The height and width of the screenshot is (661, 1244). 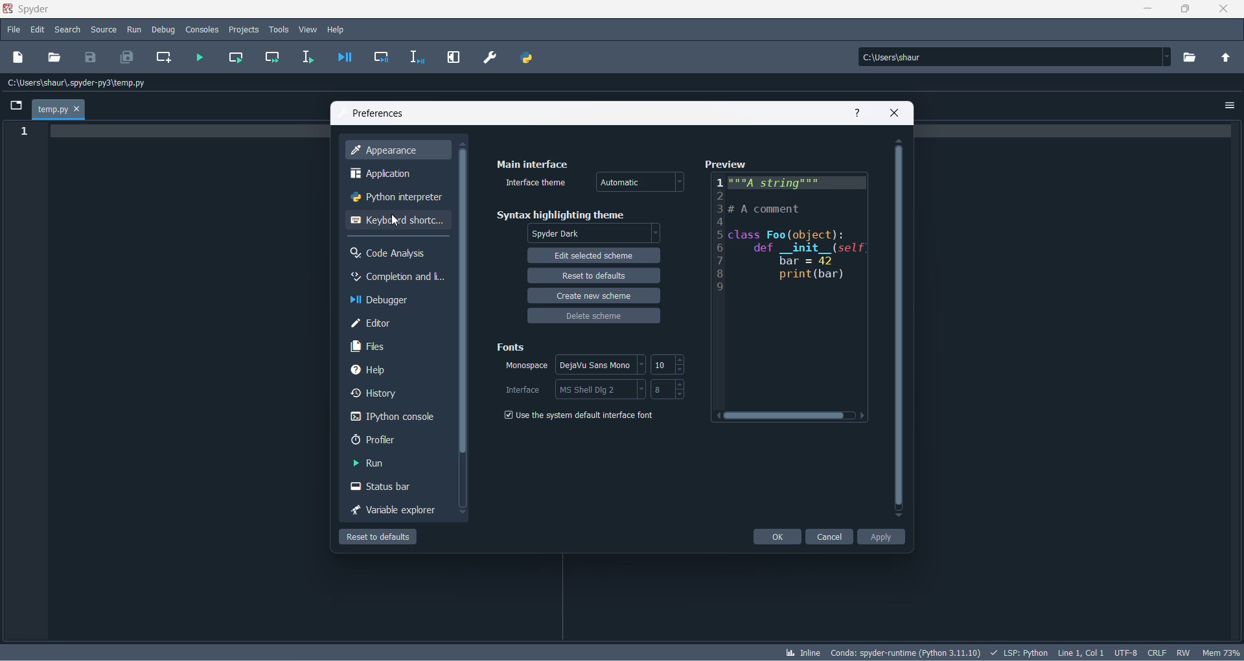 I want to click on default checkbox, so click(x=586, y=417).